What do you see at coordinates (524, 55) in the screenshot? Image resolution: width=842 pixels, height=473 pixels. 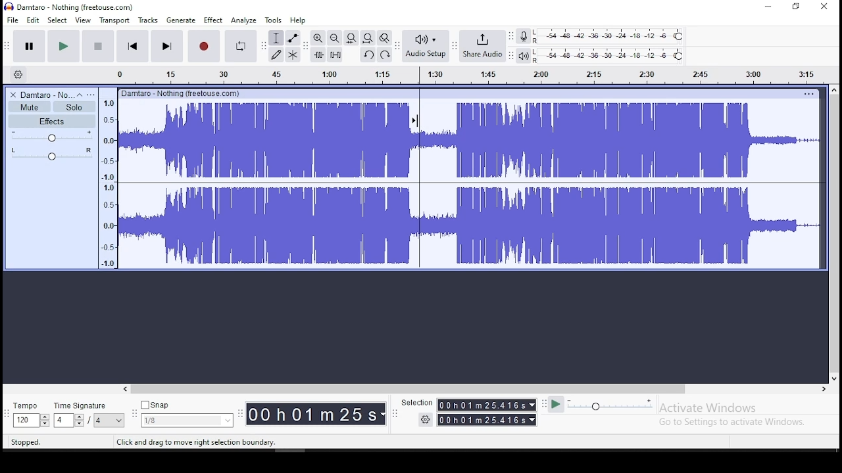 I see `playback meter` at bounding box center [524, 55].